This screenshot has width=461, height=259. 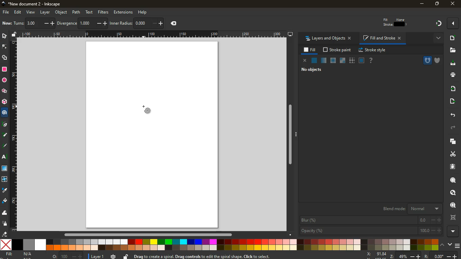 What do you see at coordinates (4, 113) in the screenshot?
I see `spiral` at bounding box center [4, 113].